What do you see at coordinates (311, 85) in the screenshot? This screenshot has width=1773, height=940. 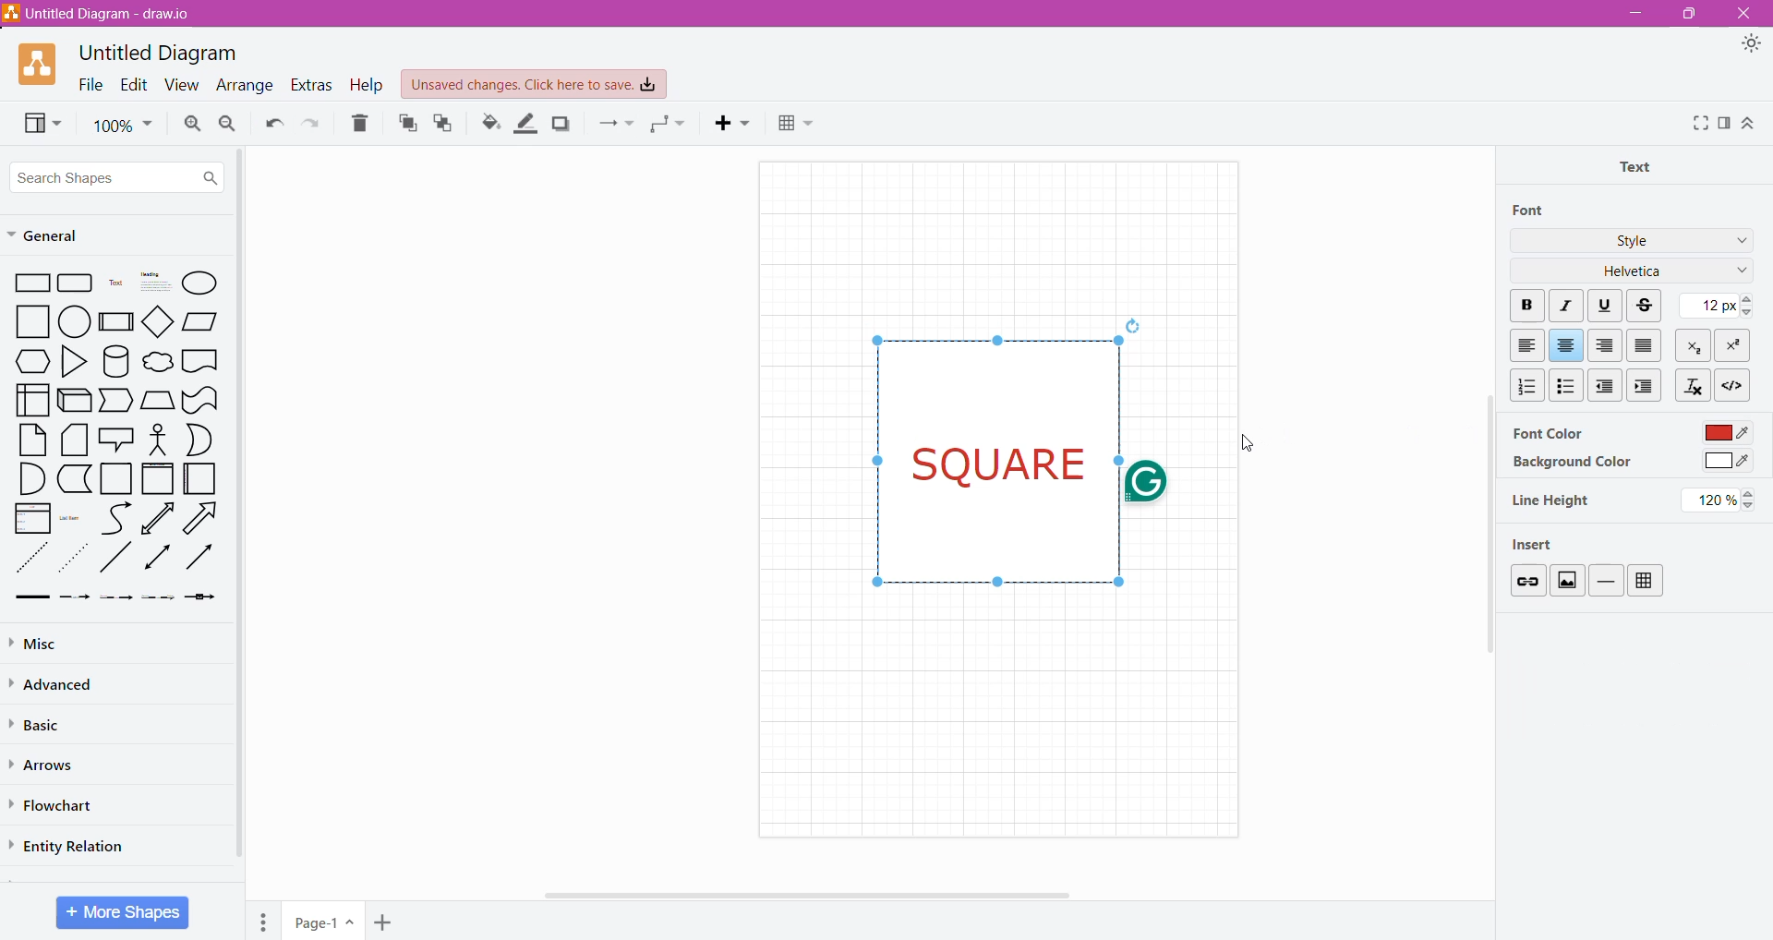 I see `Extras` at bounding box center [311, 85].